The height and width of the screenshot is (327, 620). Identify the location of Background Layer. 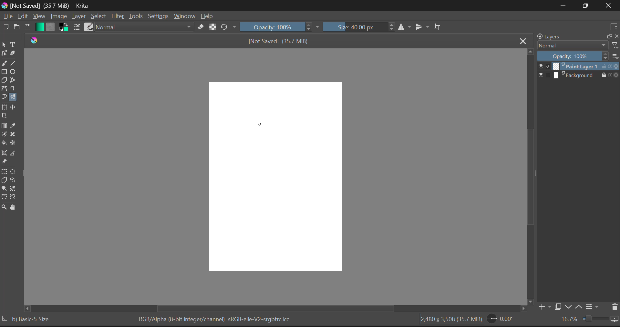
(578, 76).